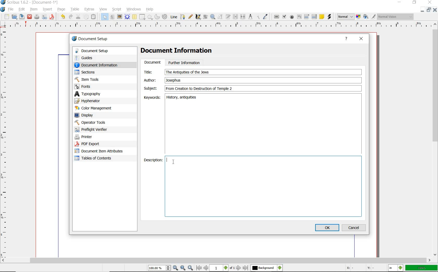 The height and width of the screenshot is (272, 438). I want to click on script, so click(117, 9).